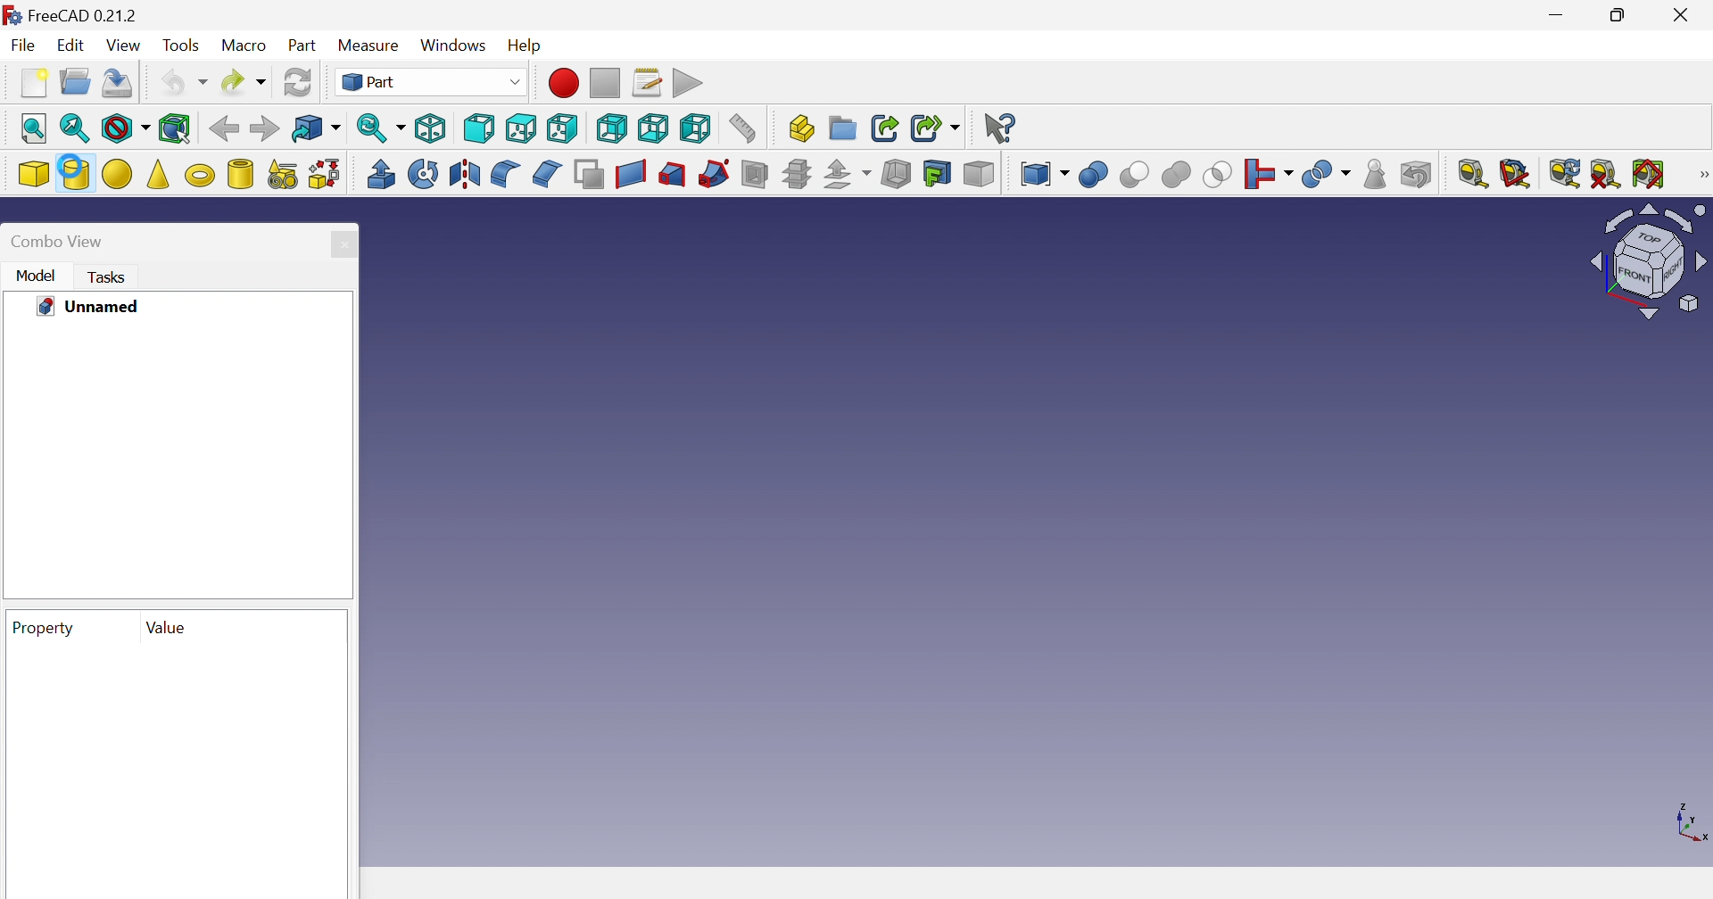 The height and width of the screenshot is (899, 1713). I want to click on Chamfer, so click(548, 174).